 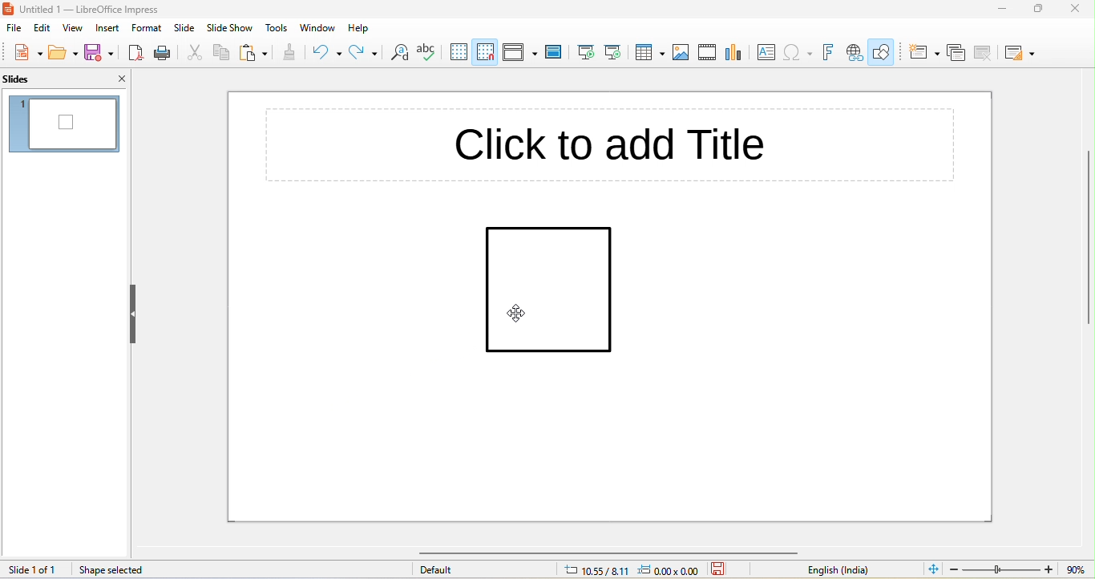 I want to click on shape selected, so click(x=115, y=571).